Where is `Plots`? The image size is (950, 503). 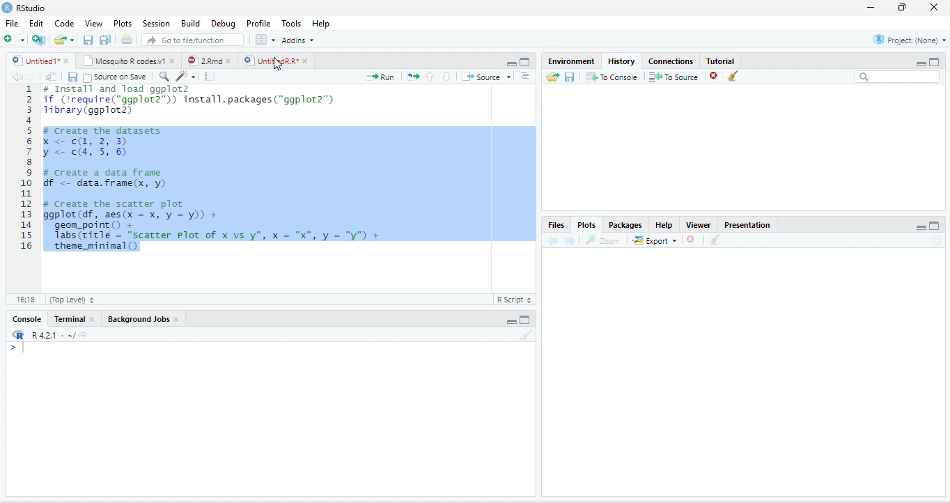
Plots is located at coordinates (123, 23).